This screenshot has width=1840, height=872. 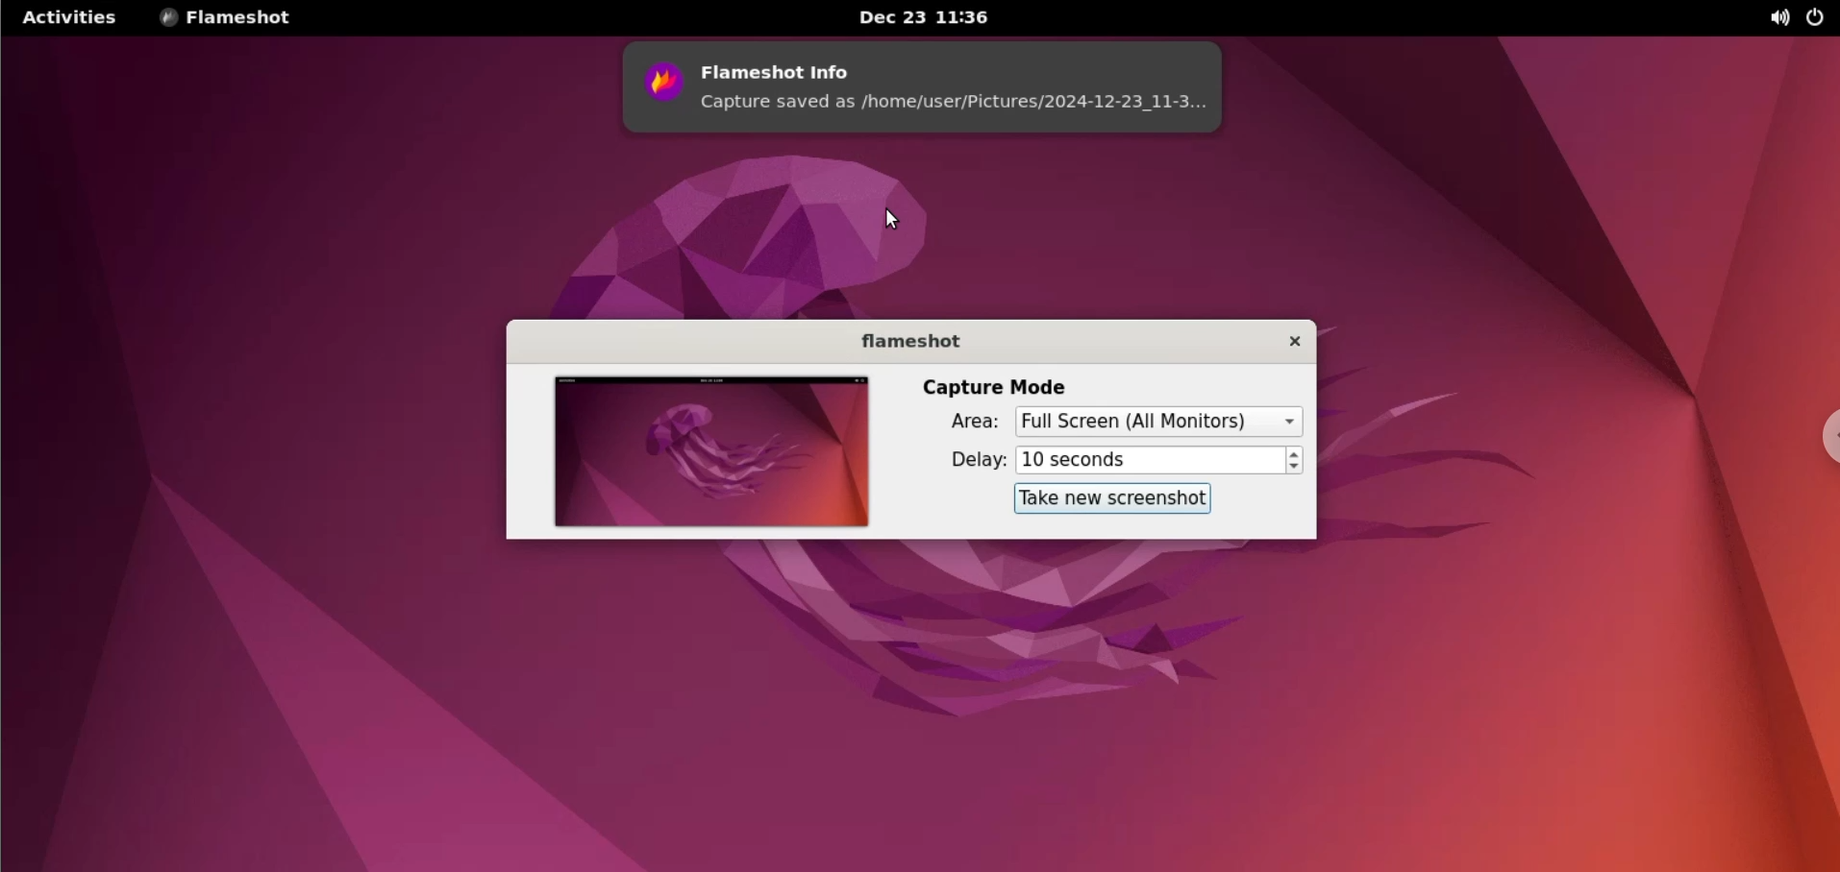 I want to click on area , so click(x=968, y=419).